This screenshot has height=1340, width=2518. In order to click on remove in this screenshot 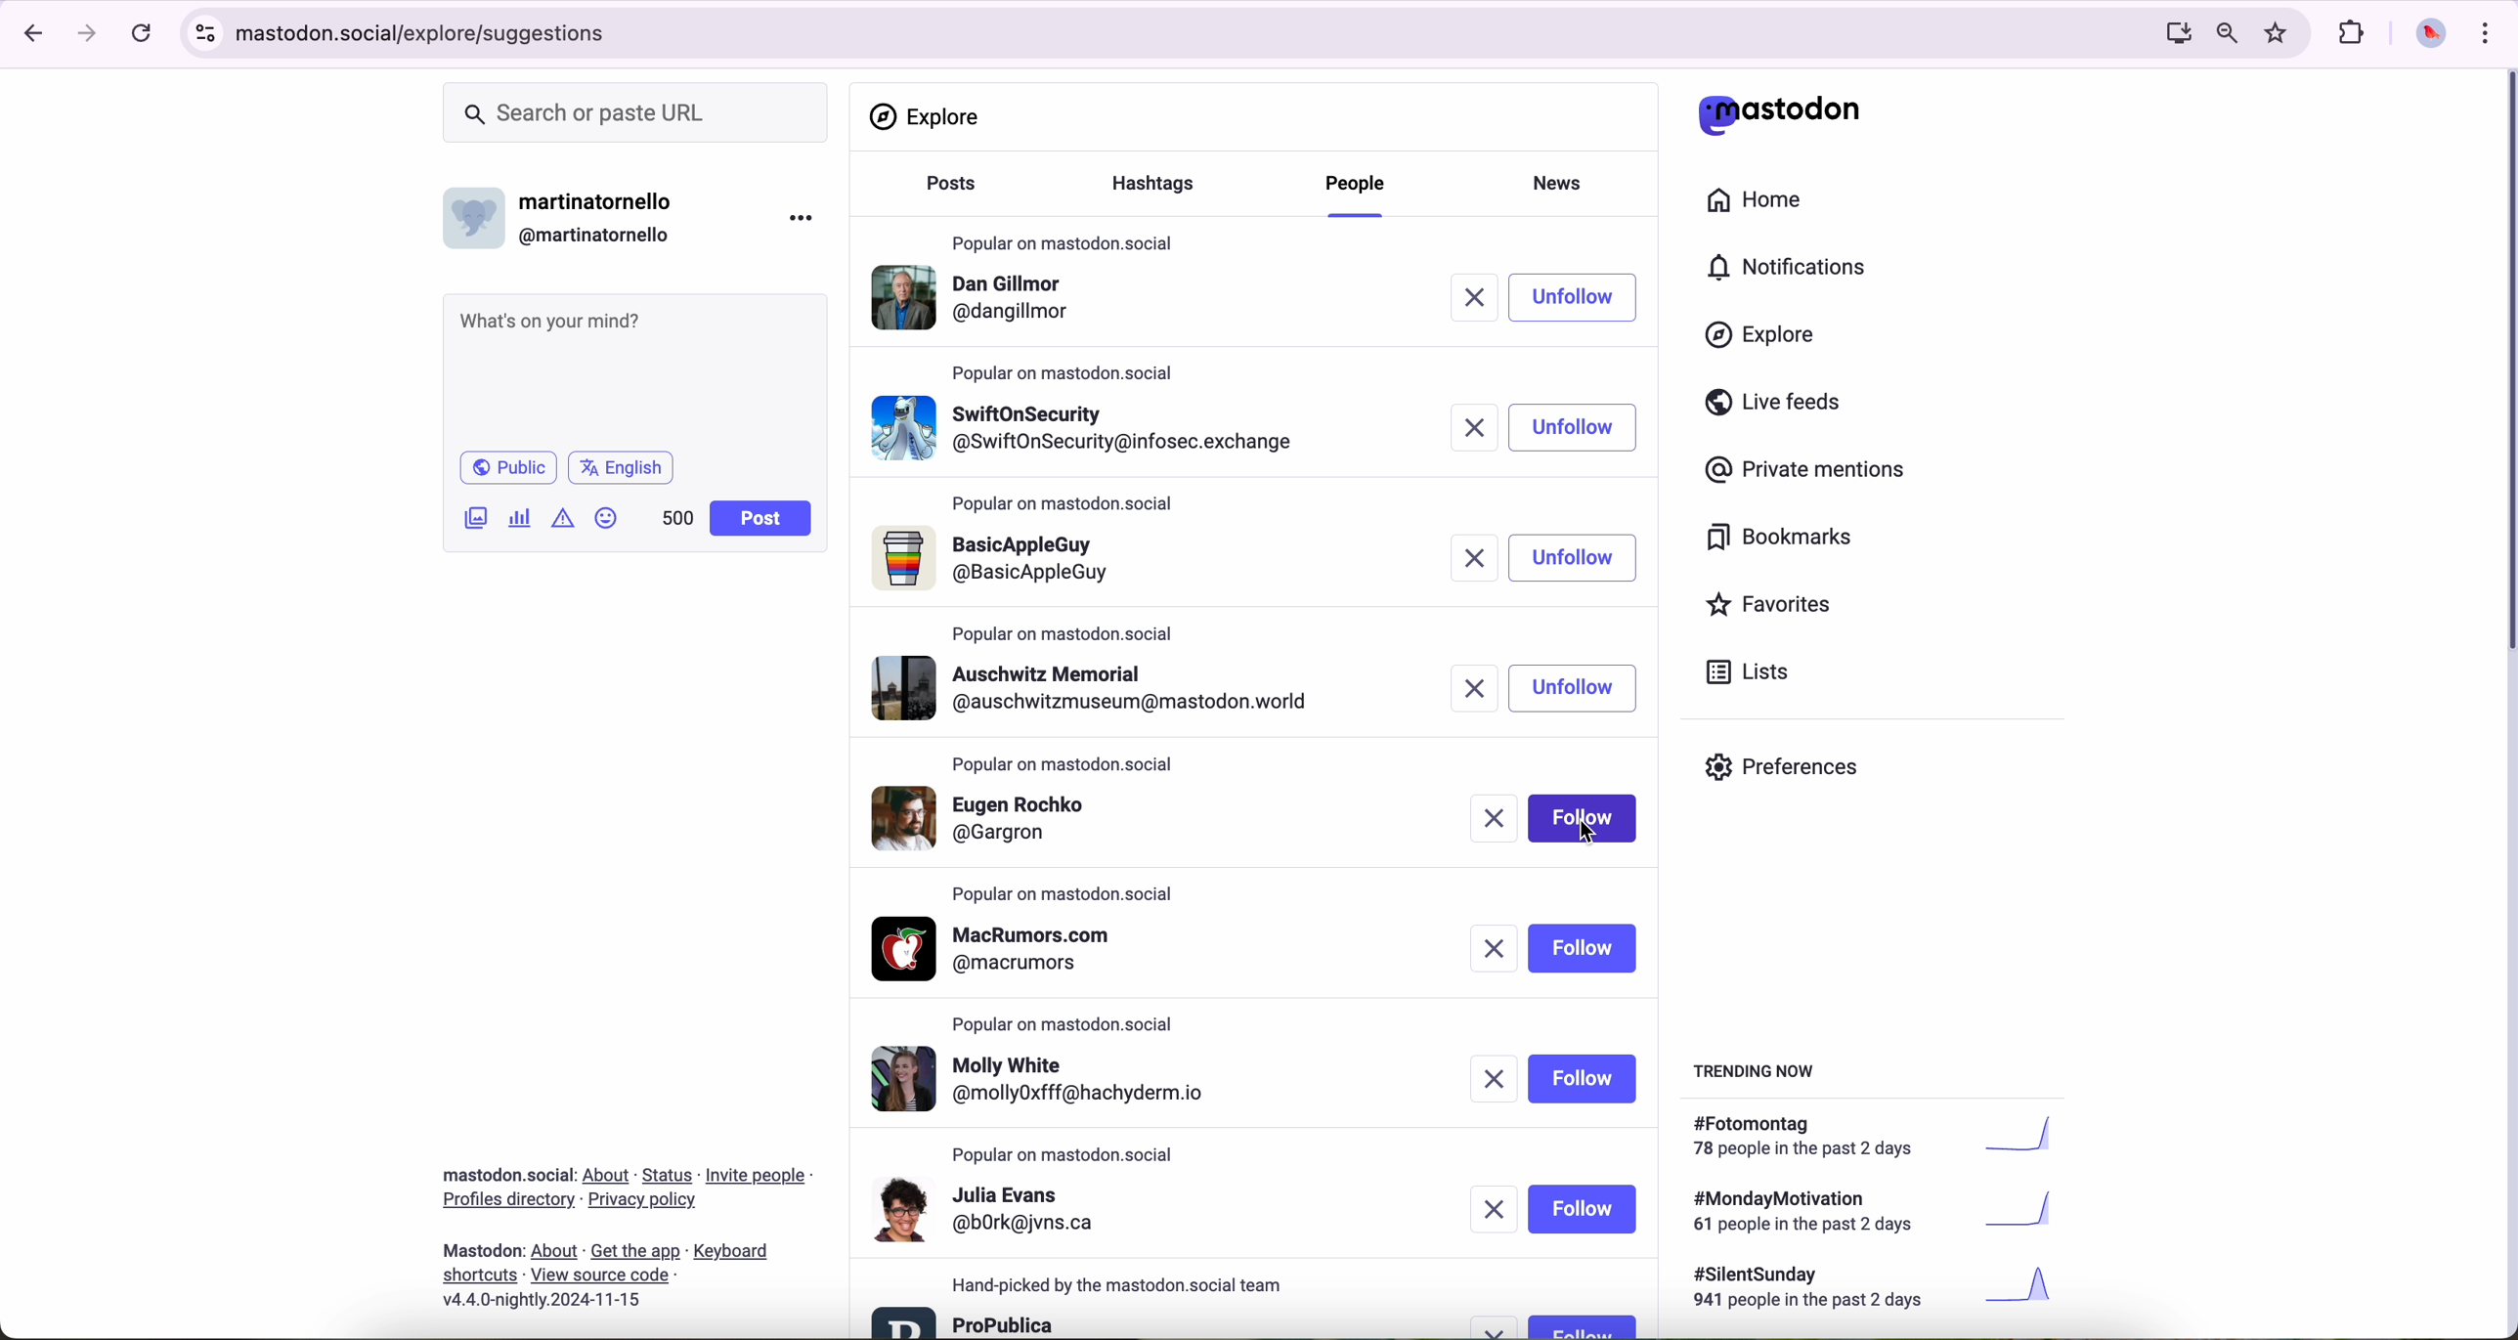, I will do `click(1487, 298)`.